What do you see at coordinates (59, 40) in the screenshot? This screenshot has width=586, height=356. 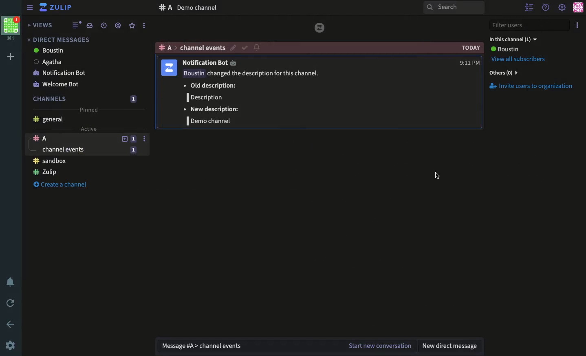 I see `DM` at bounding box center [59, 40].